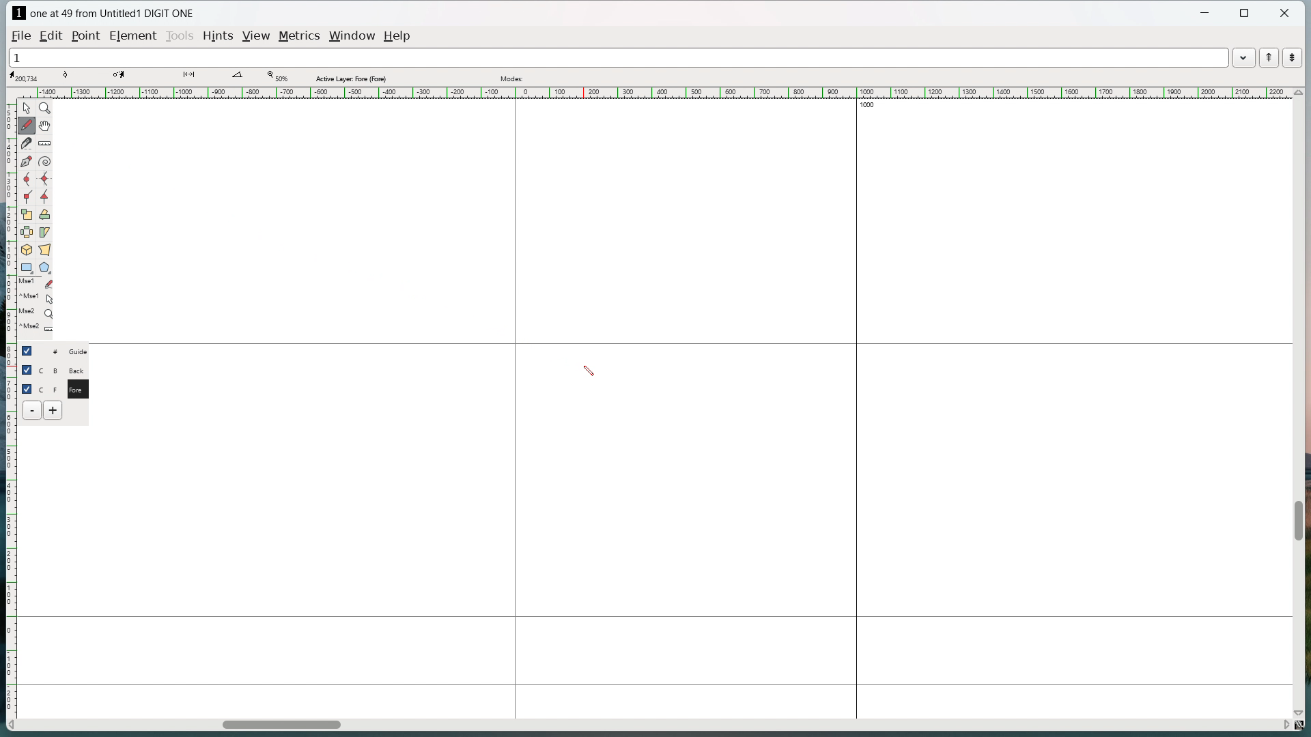 The width and height of the screenshot is (1311, 737). Describe the element at coordinates (27, 232) in the screenshot. I see `flip the selection` at that location.